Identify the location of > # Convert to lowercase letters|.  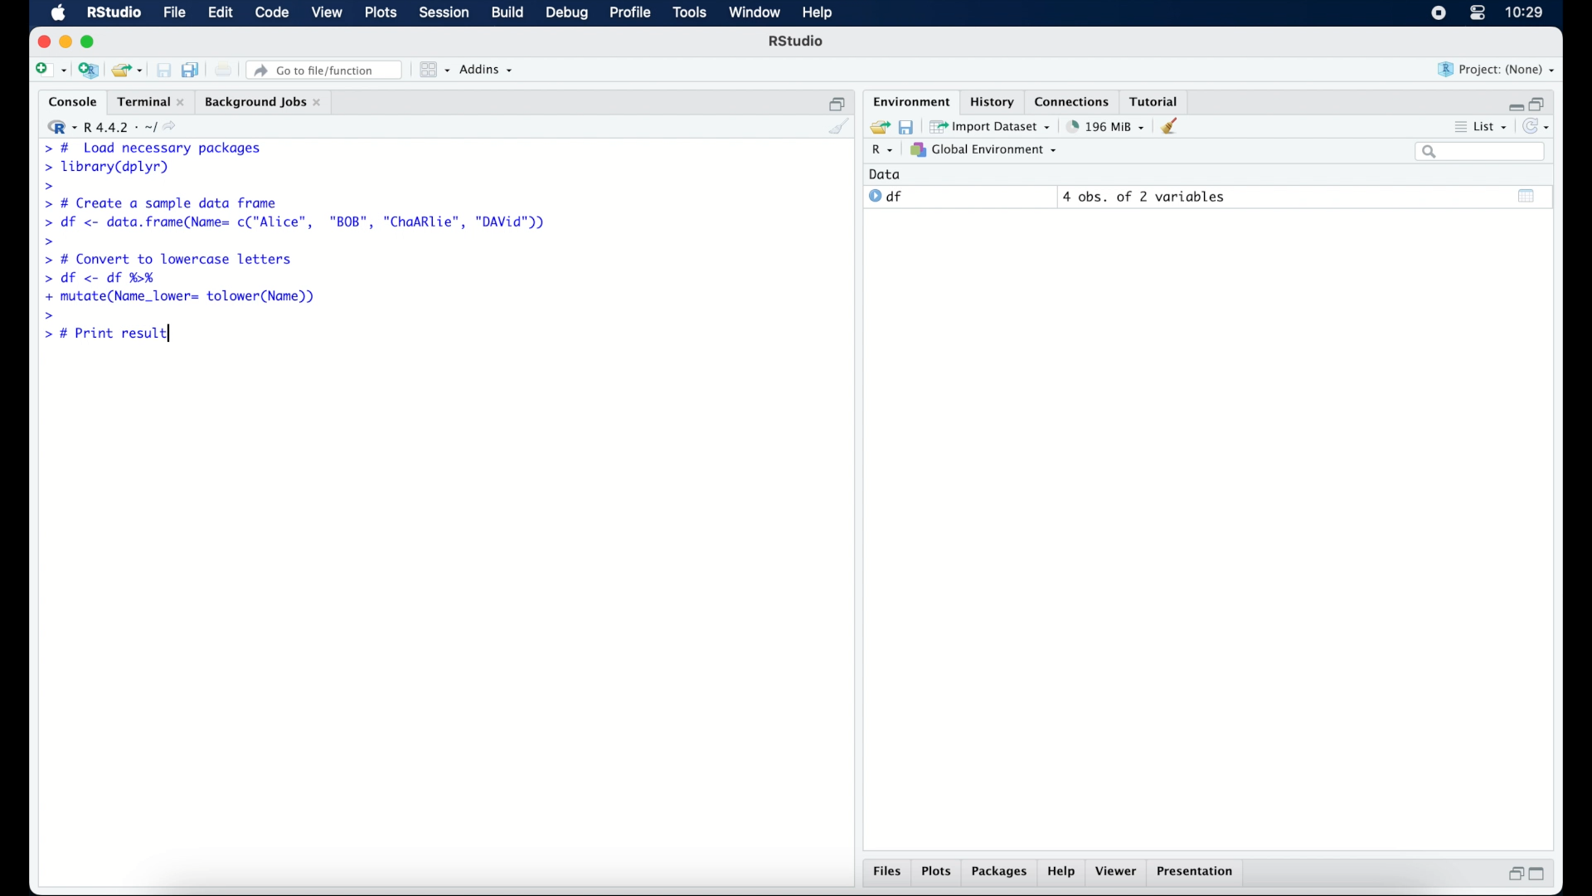
(169, 260).